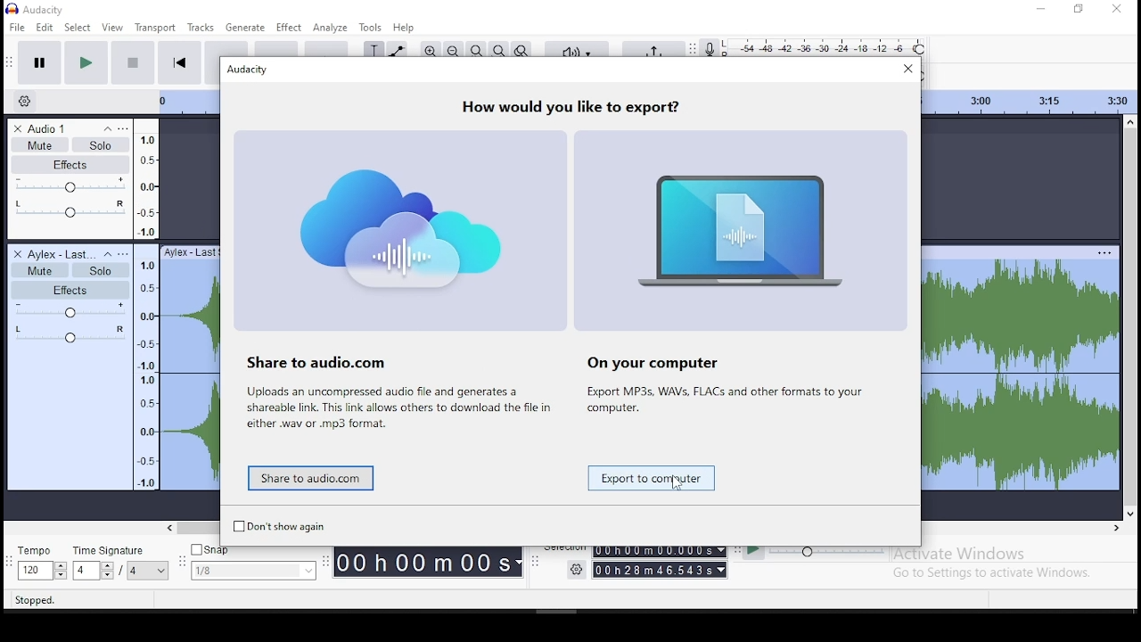  Describe the element at coordinates (62, 128) in the screenshot. I see `audio track name` at that location.